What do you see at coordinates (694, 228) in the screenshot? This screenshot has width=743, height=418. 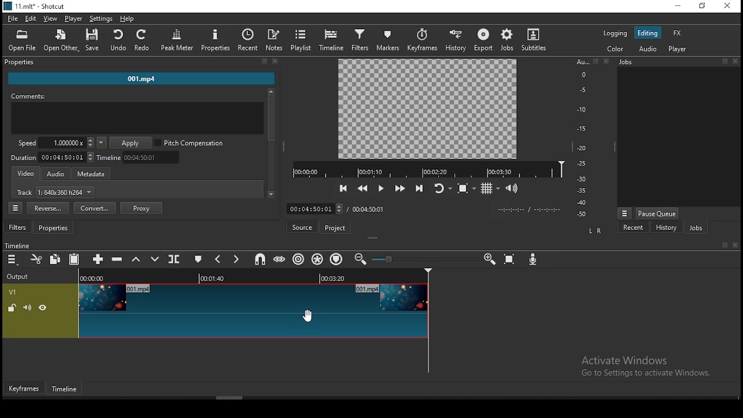 I see `jobs` at bounding box center [694, 228].